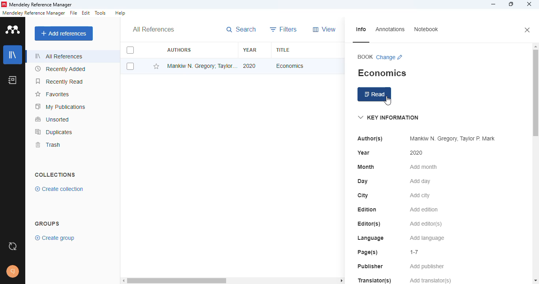 The width and height of the screenshot is (539, 284). Describe the element at coordinates (427, 267) in the screenshot. I see `add publisher` at that location.